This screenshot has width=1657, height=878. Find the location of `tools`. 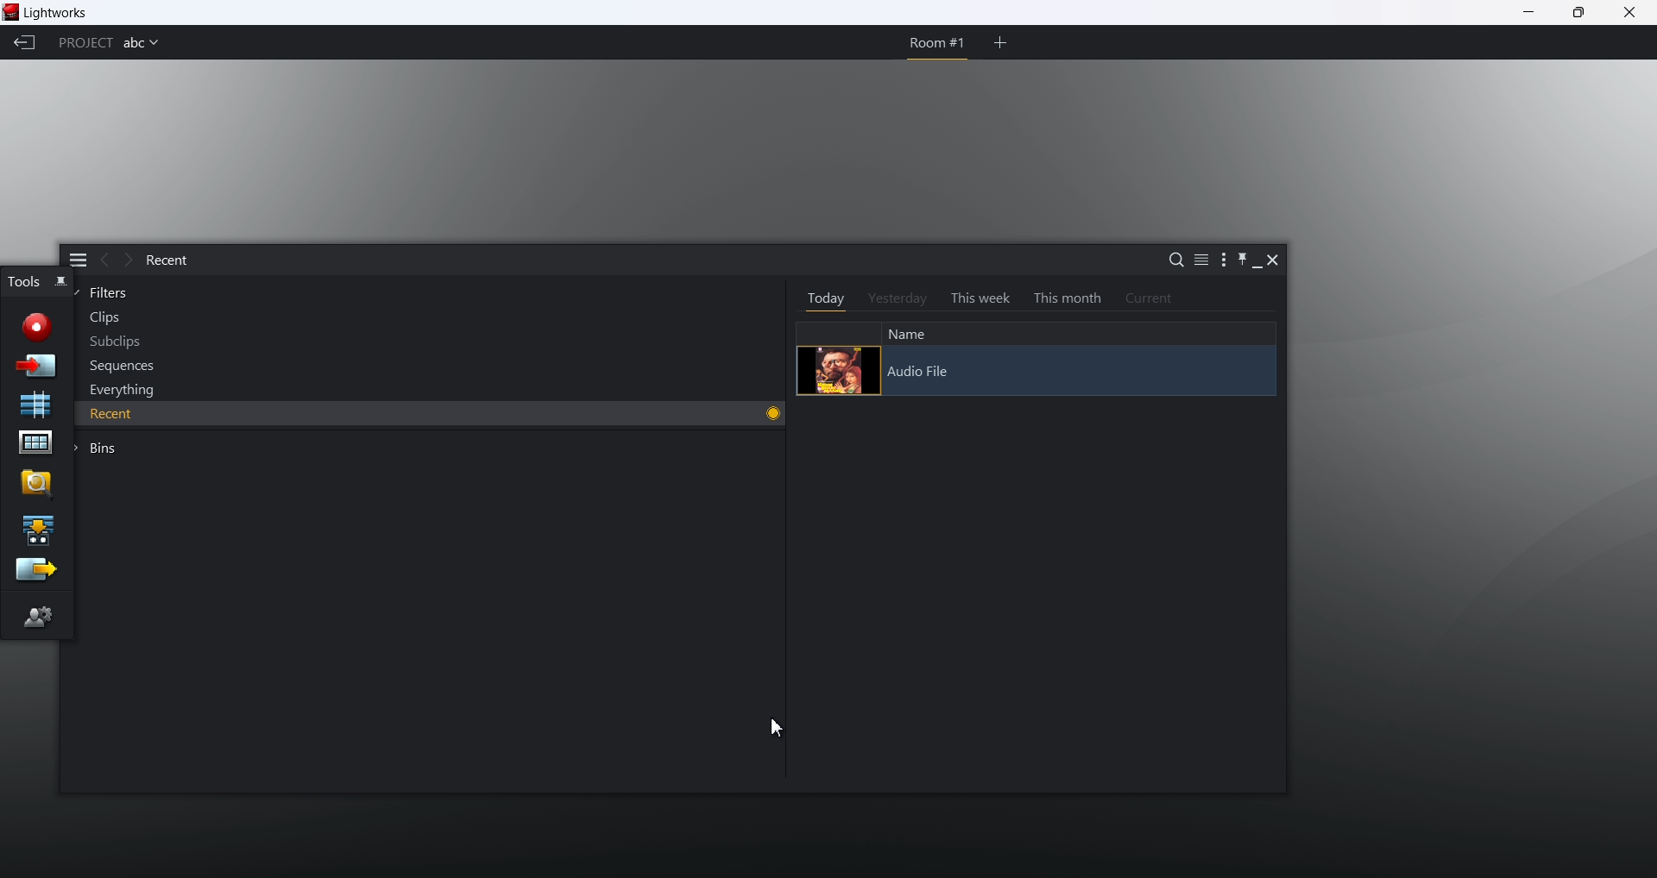

tools is located at coordinates (23, 280).